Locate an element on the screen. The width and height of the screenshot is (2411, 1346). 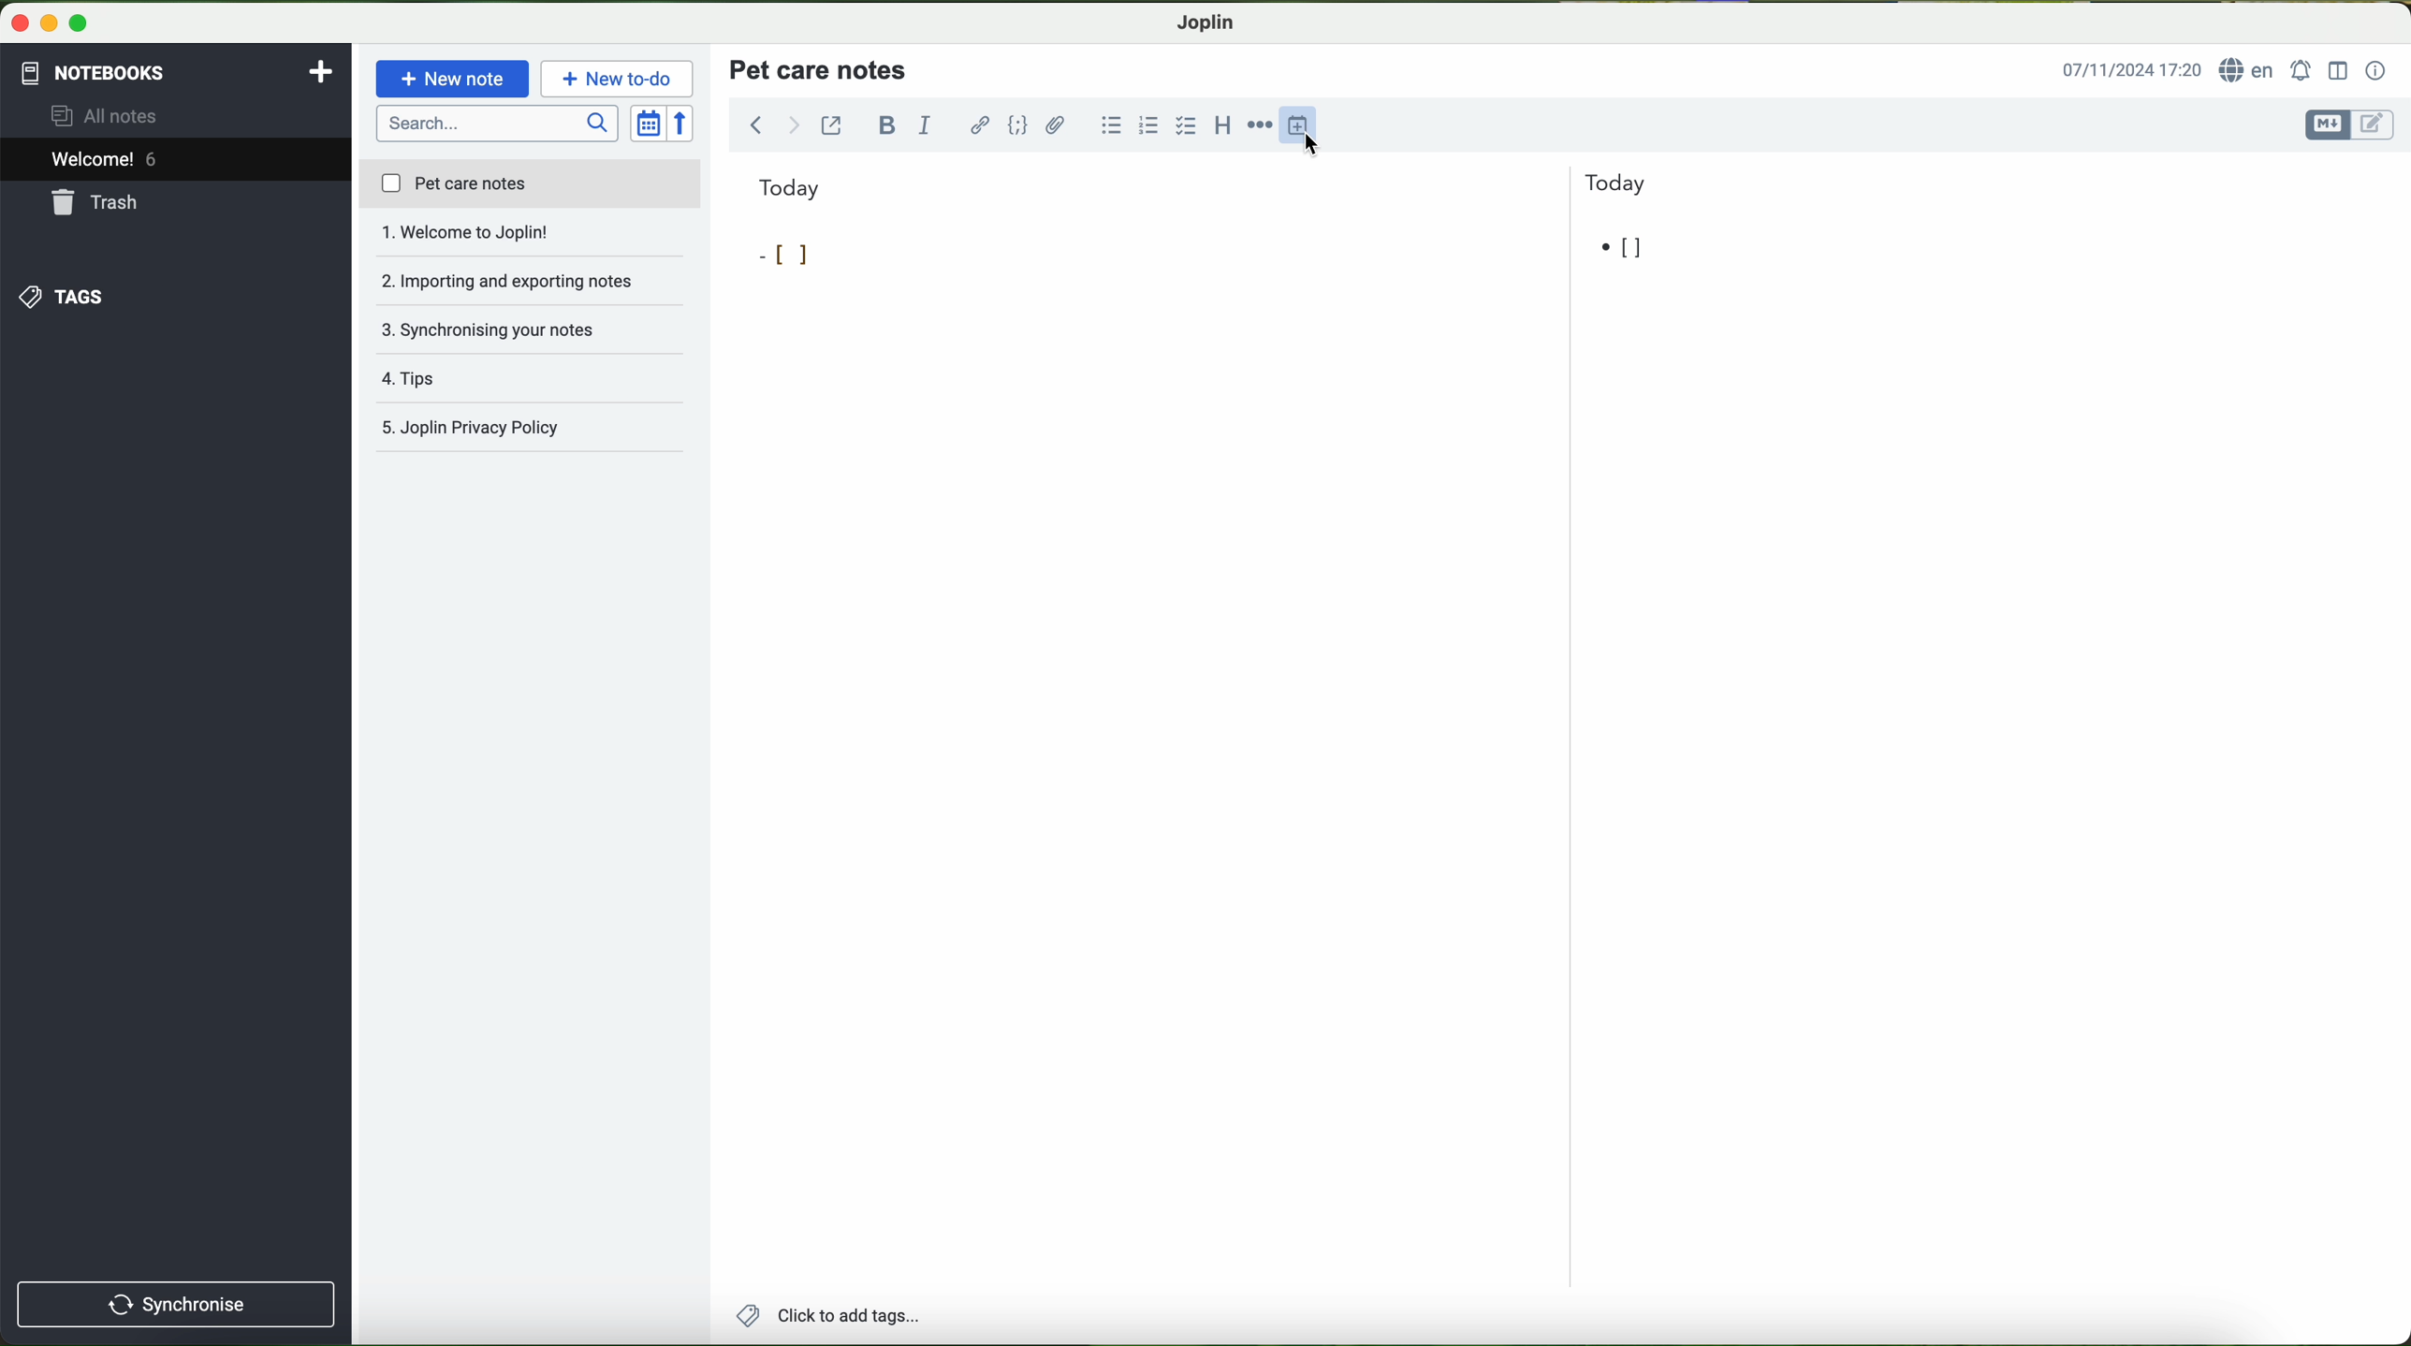
pet care notes file is located at coordinates (529, 185).